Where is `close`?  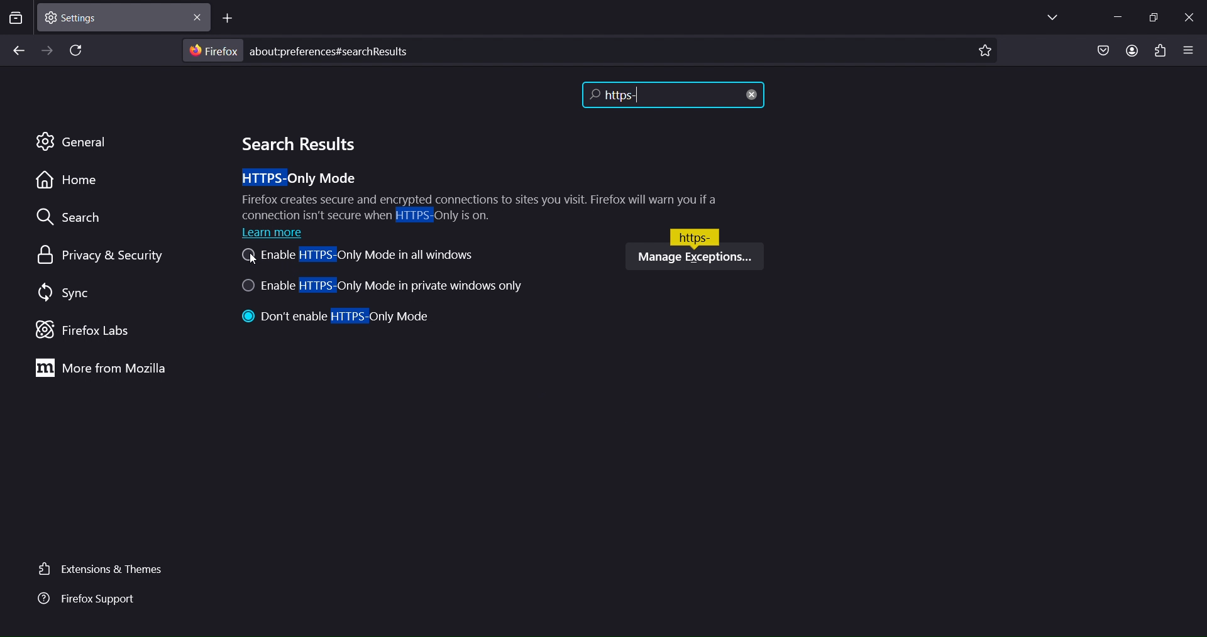
close is located at coordinates (1190, 19).